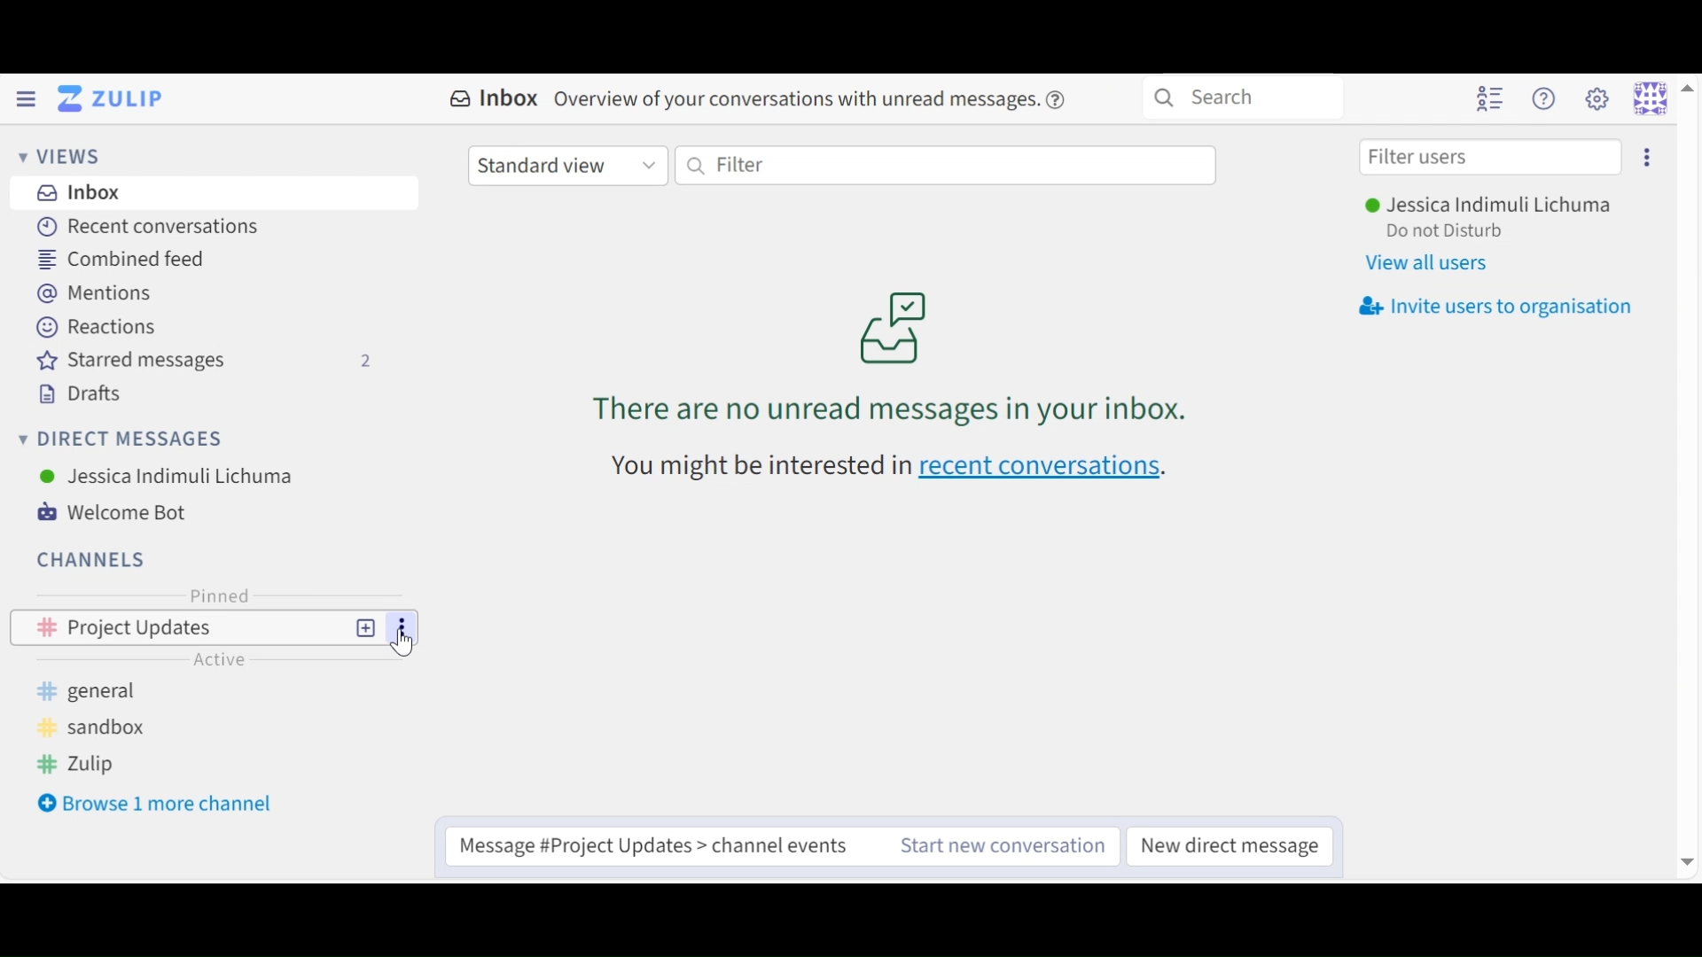  Describe the element at coordinates (127, 259) in the screenshot. I see `Combined Feed` at that location.